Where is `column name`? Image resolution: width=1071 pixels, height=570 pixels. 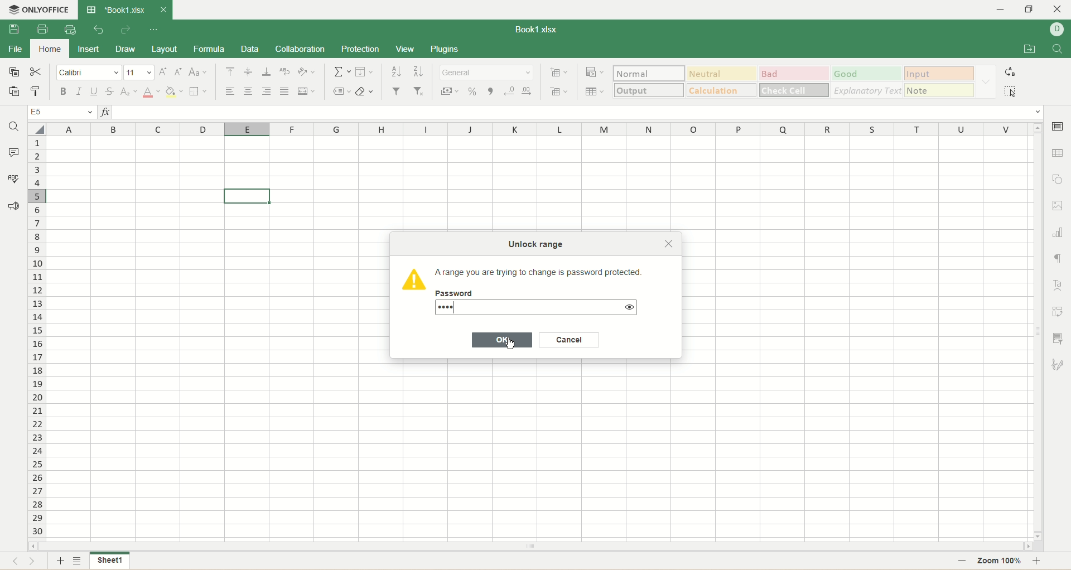
column name is located at coordinates (542, 127).